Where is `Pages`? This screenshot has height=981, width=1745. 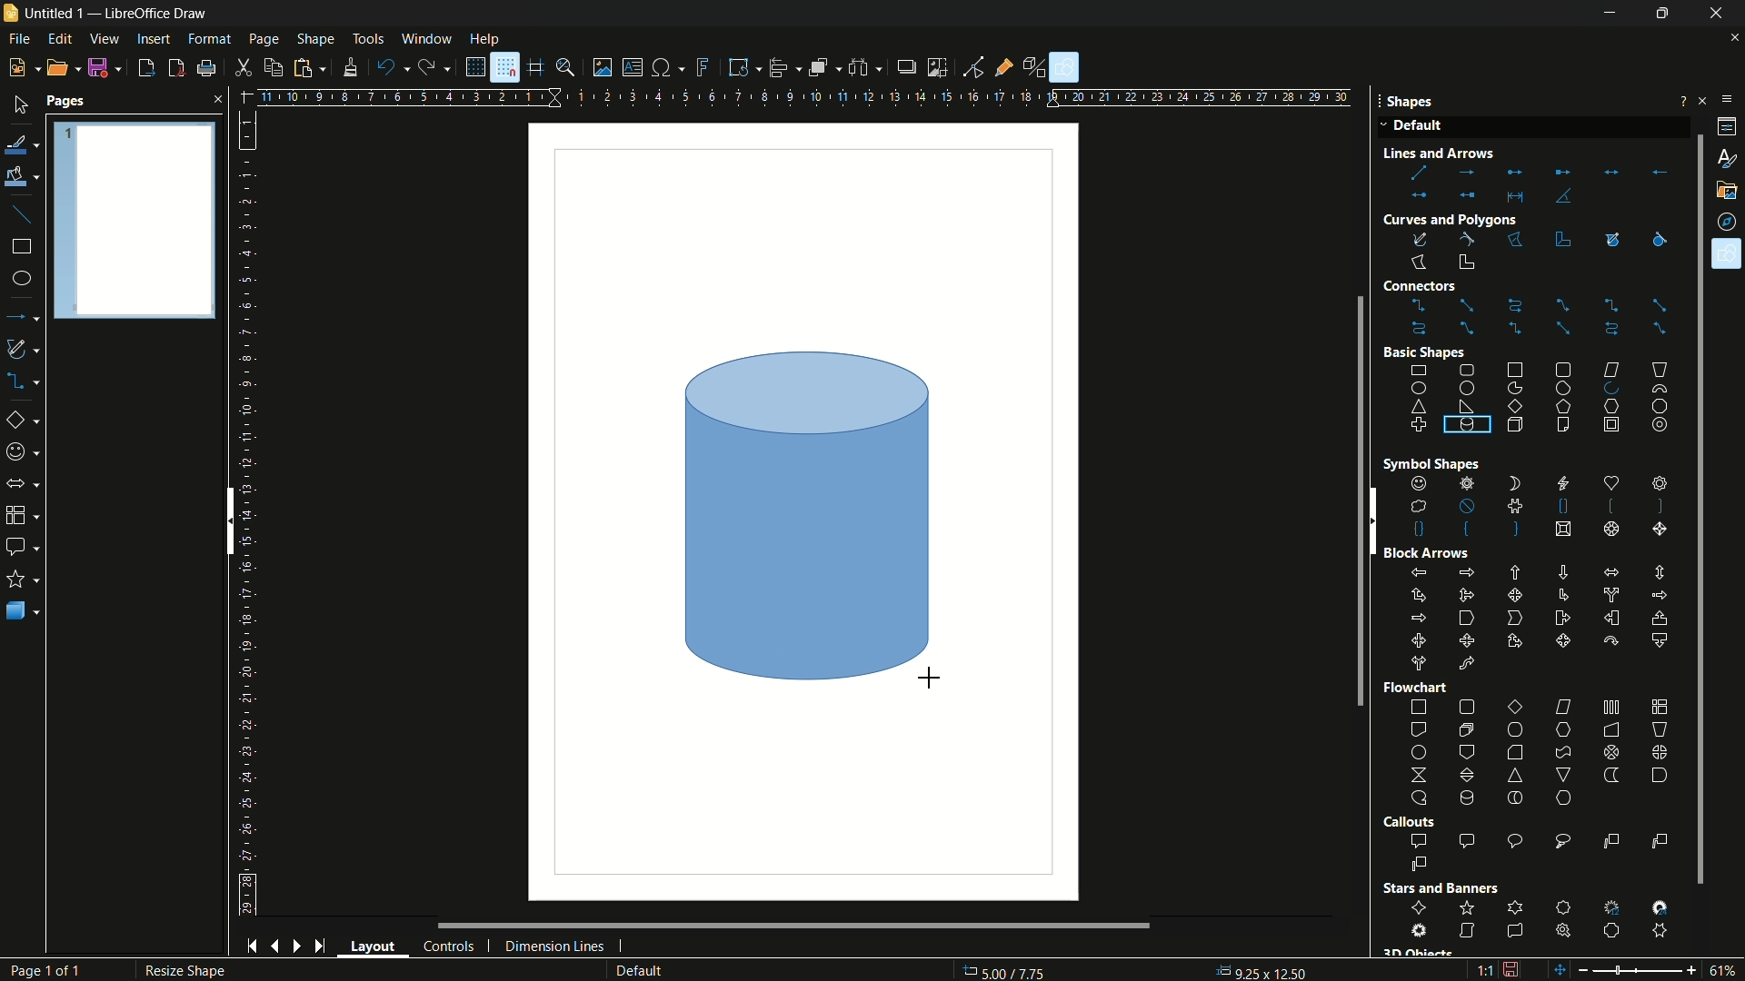
Pages is located at coordinates (135, 218).